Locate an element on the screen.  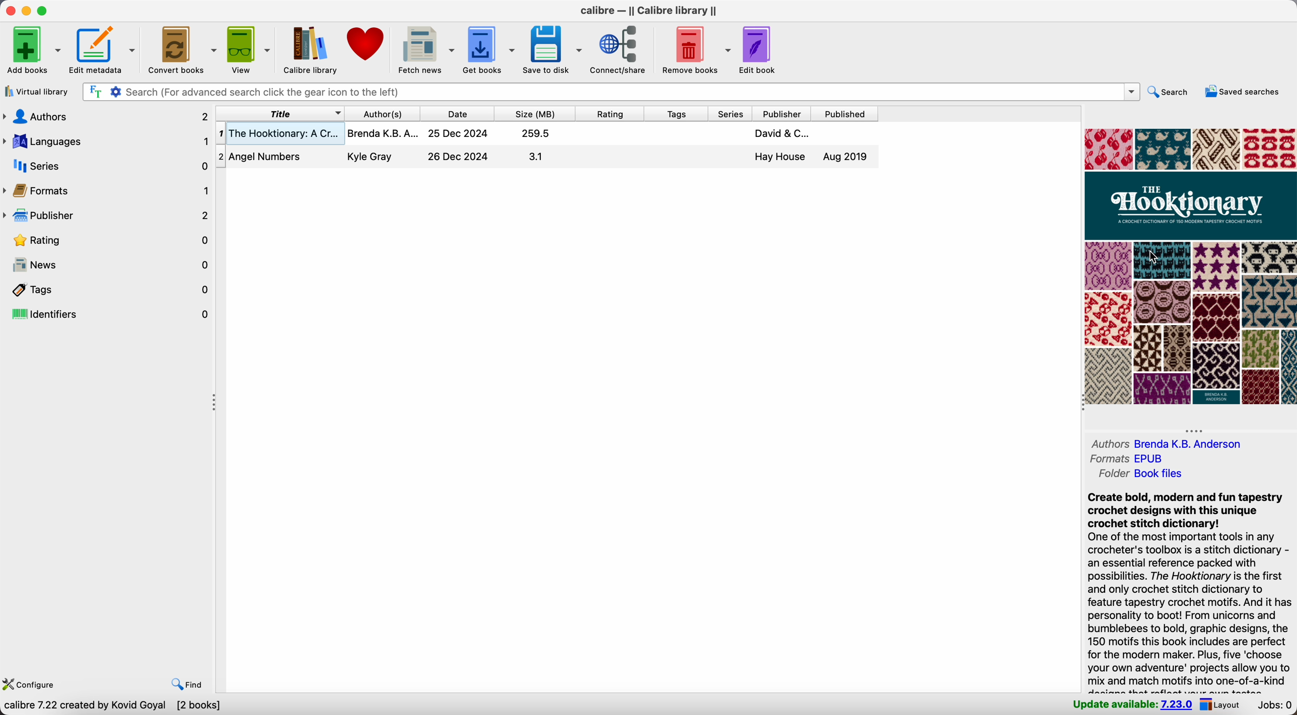
data is located at coordinates (112, 706).